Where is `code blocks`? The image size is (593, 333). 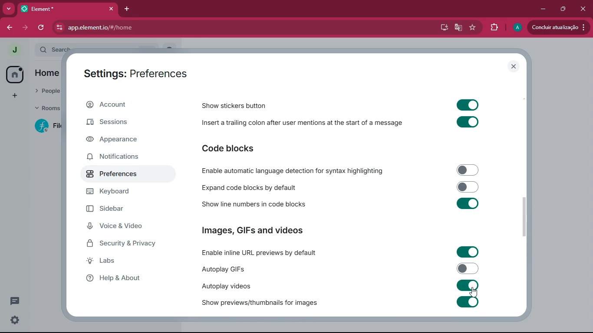 code blocks is located at coordinates (228, 148).